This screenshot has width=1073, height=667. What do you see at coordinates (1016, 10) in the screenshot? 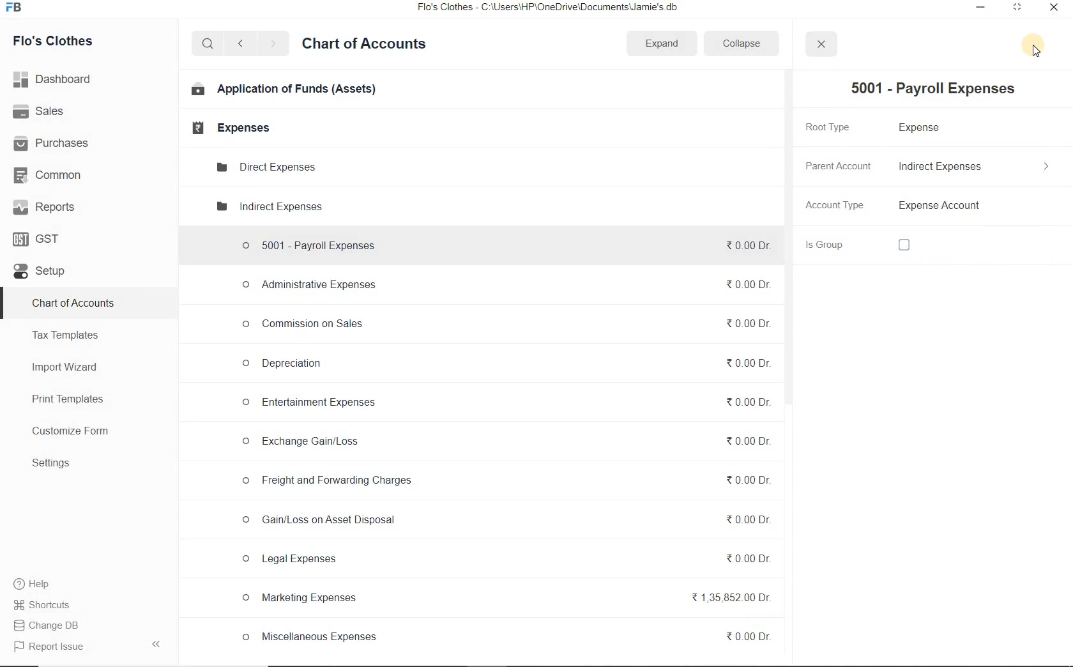
I see `restore down` at bounding box center [1016, 10].